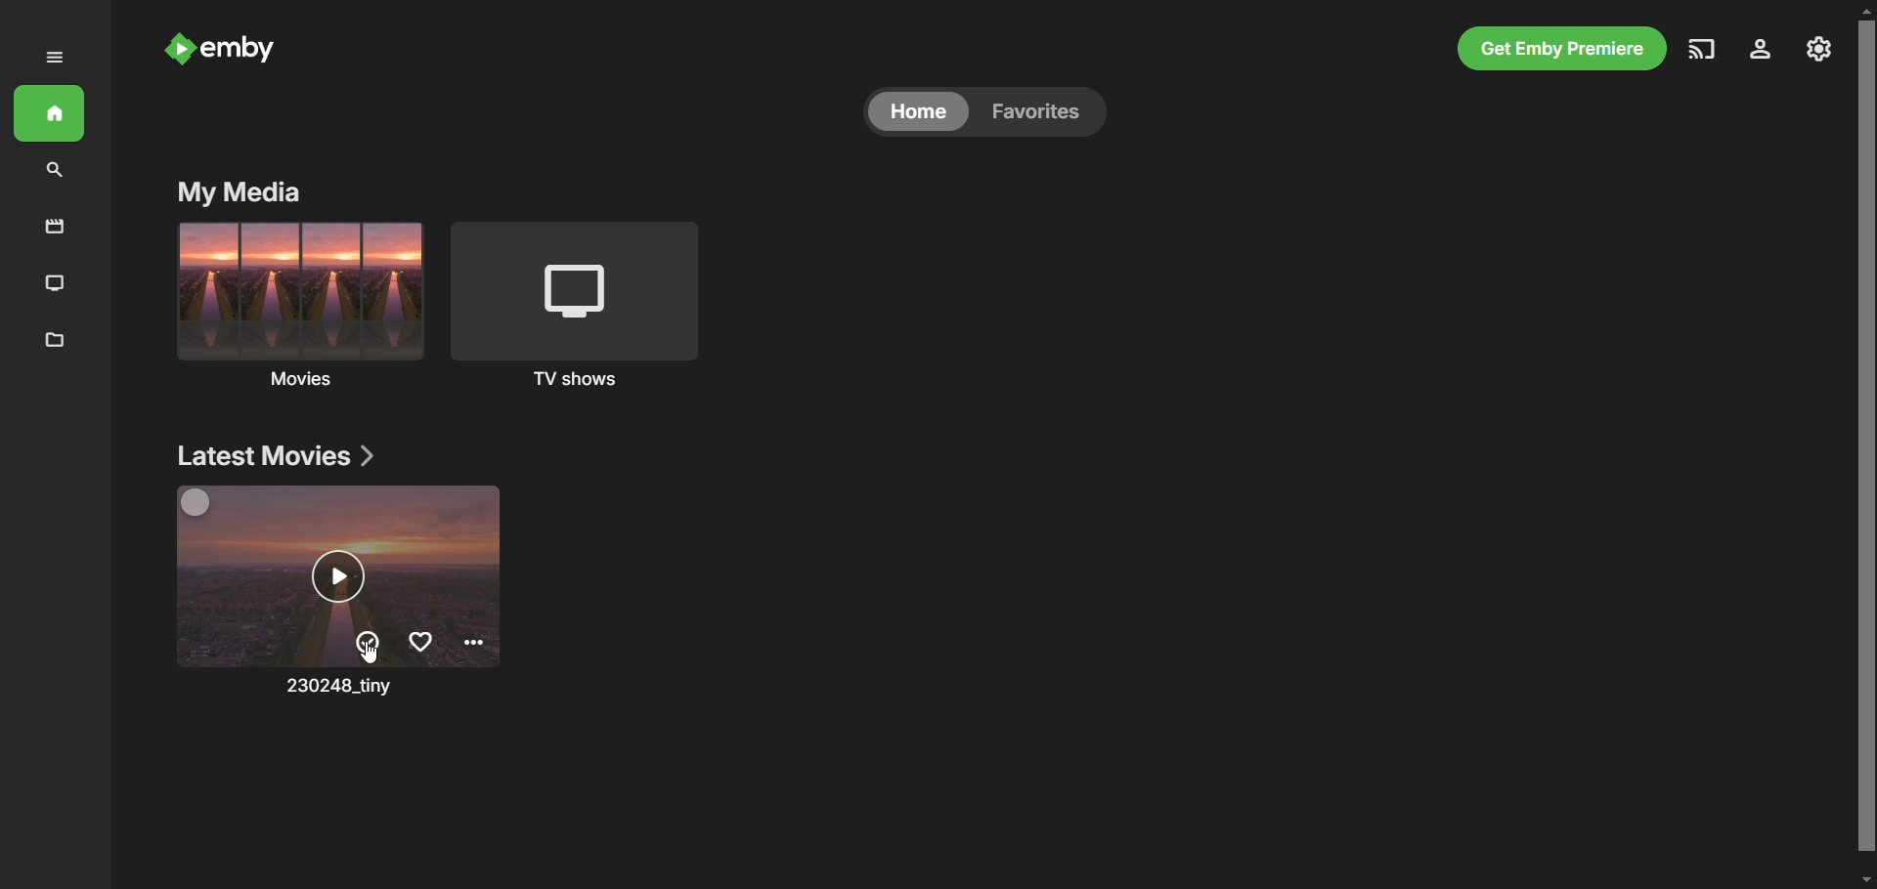 This screenshot has width=1877, height=889. Describe the element at coordinates (56, 58) in the screenshot. I see `expand` at that location.